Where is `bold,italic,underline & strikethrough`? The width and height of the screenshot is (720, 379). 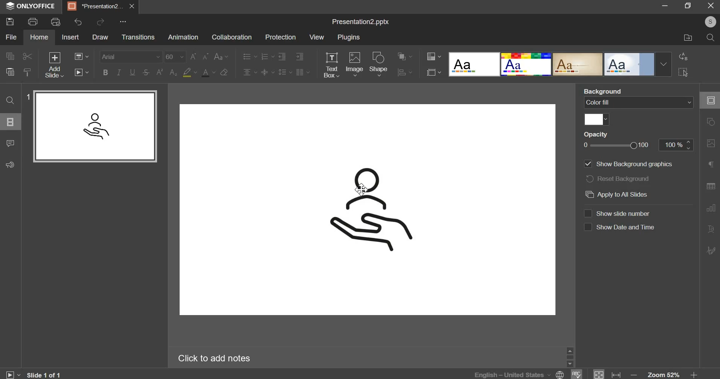 bold,italic,underline & strikethrough is located at coordinates (126, 72).